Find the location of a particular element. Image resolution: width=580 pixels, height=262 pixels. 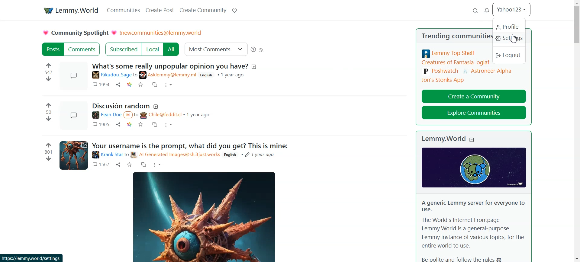

description is located at coordinates (156, 107).